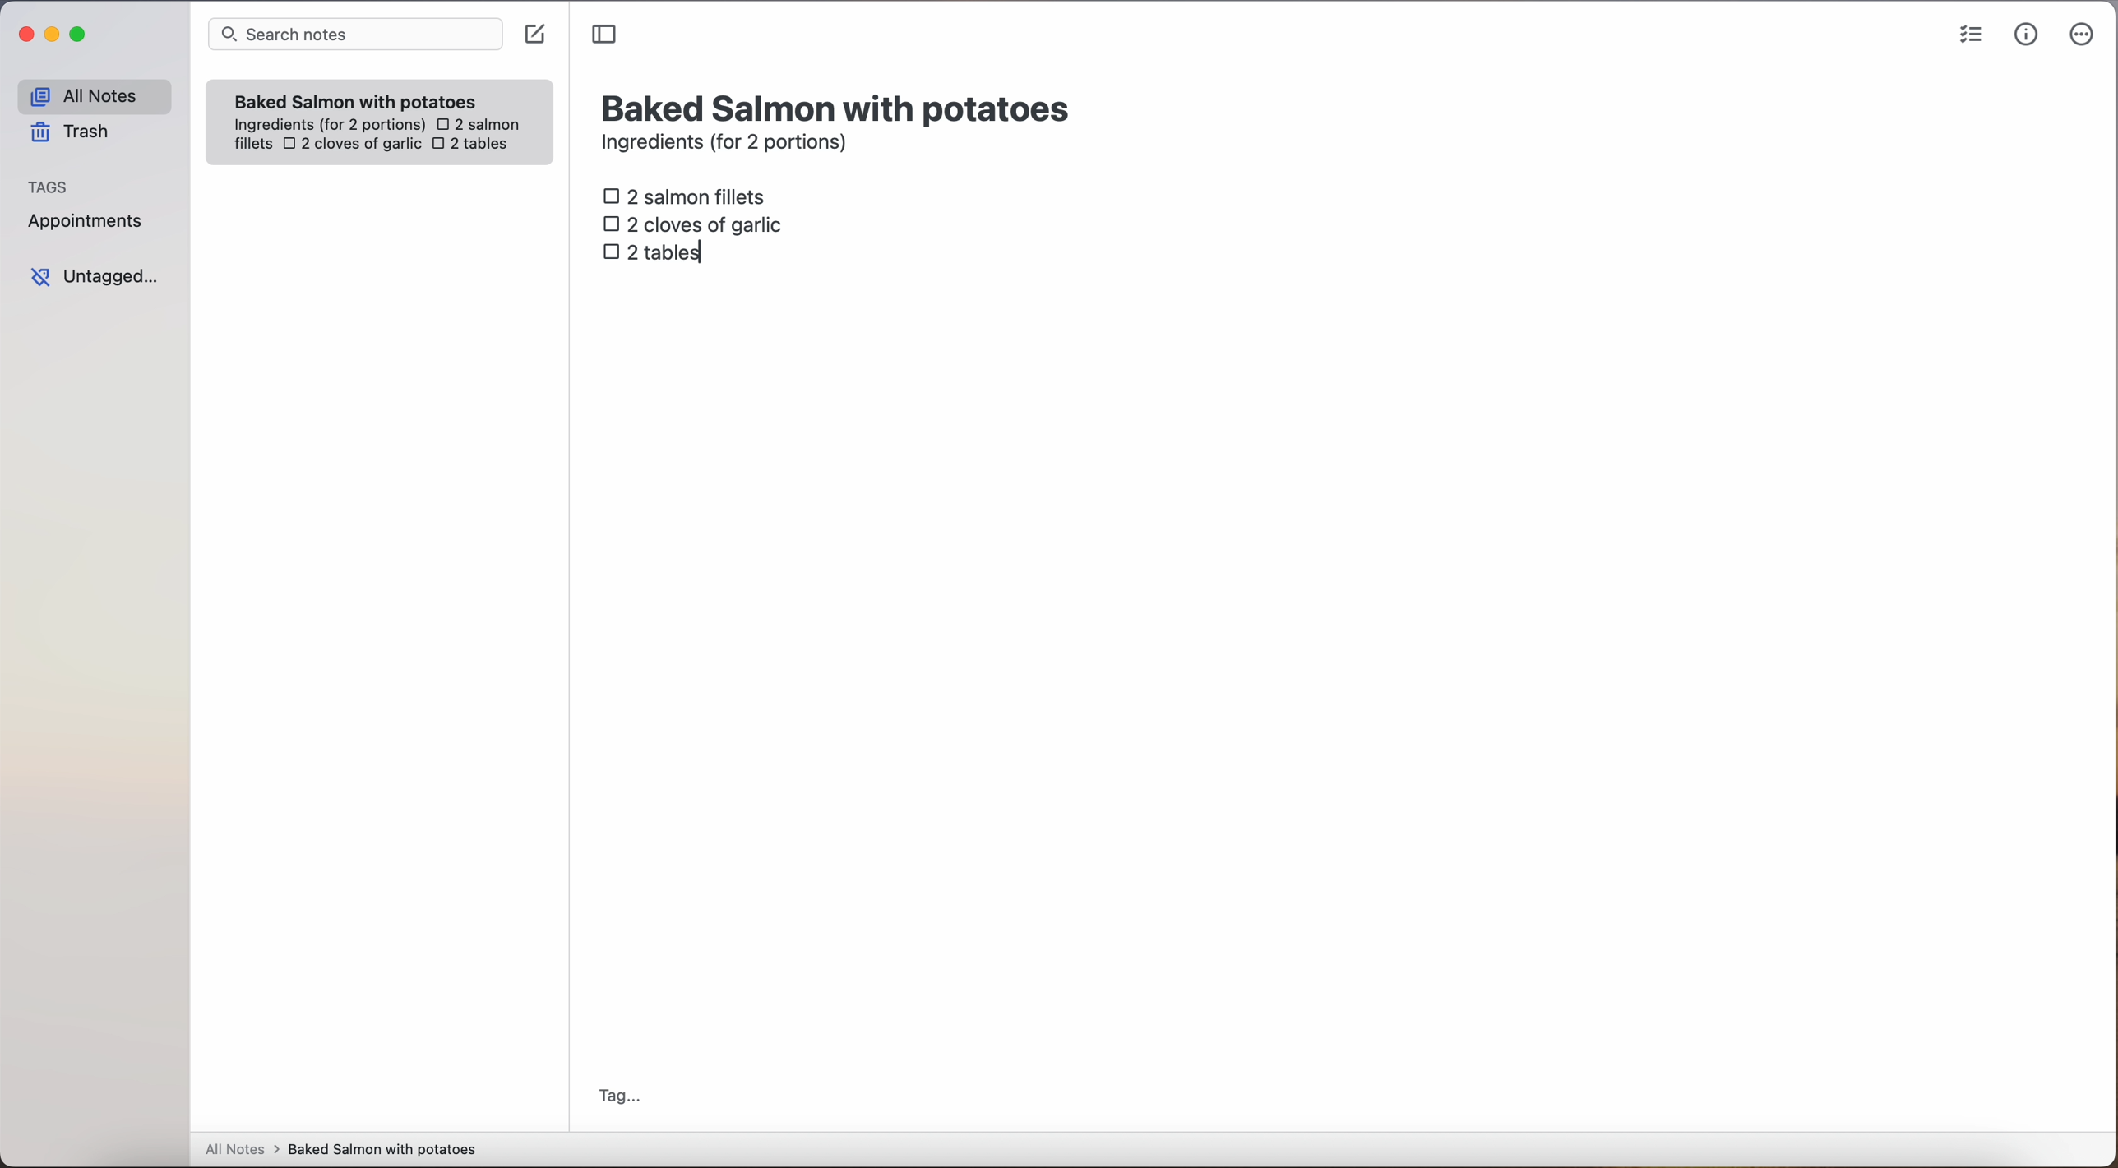 Image resolution: width=2118 pixels, height=1168 pixels. Describe the element at coordinates (469, 145) in the screenshot. I see `2 tables` at that location.